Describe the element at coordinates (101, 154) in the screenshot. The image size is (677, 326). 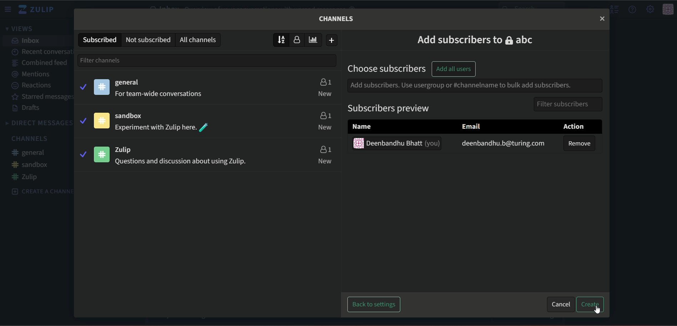
I see `icon` at that location.